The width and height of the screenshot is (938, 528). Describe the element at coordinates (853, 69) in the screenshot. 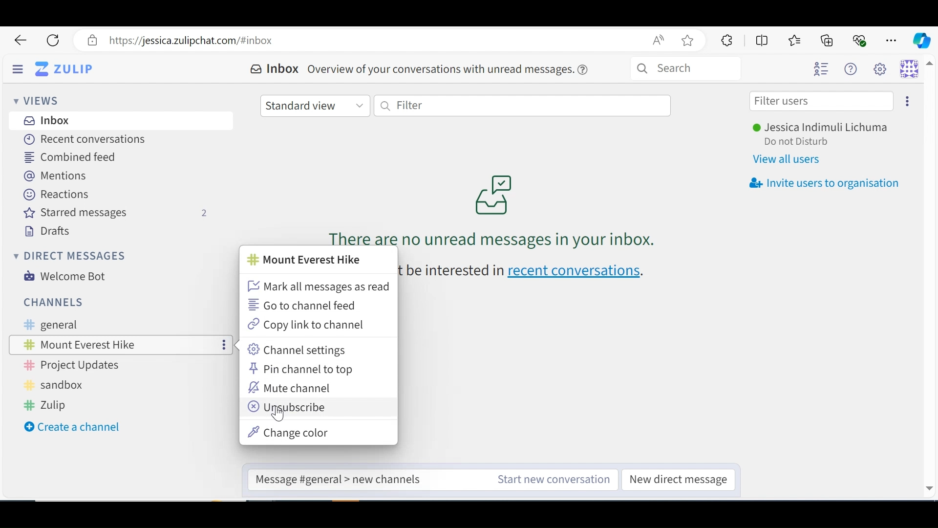

I see `Help menu` at that location.